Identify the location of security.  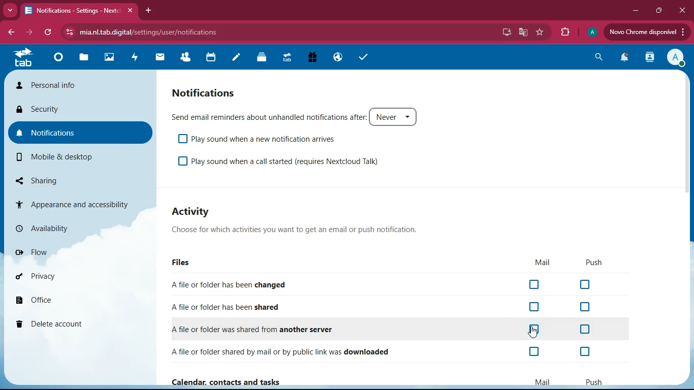
(76, 110).